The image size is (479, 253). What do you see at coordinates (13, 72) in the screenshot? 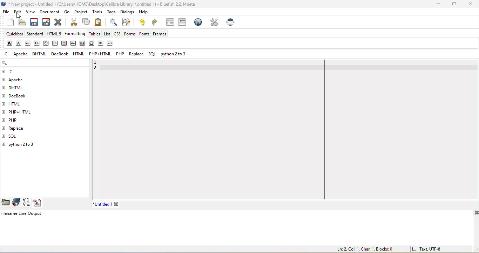
I see `c` at bounding box center [13, 72].